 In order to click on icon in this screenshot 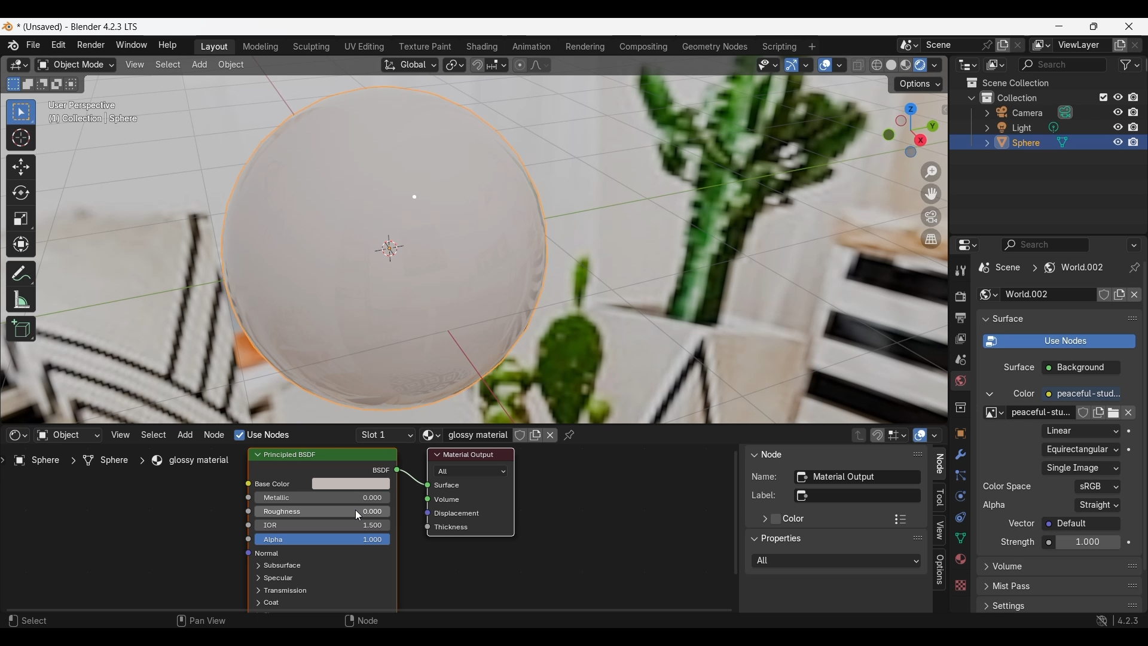, I will do `click(245, 554)`.